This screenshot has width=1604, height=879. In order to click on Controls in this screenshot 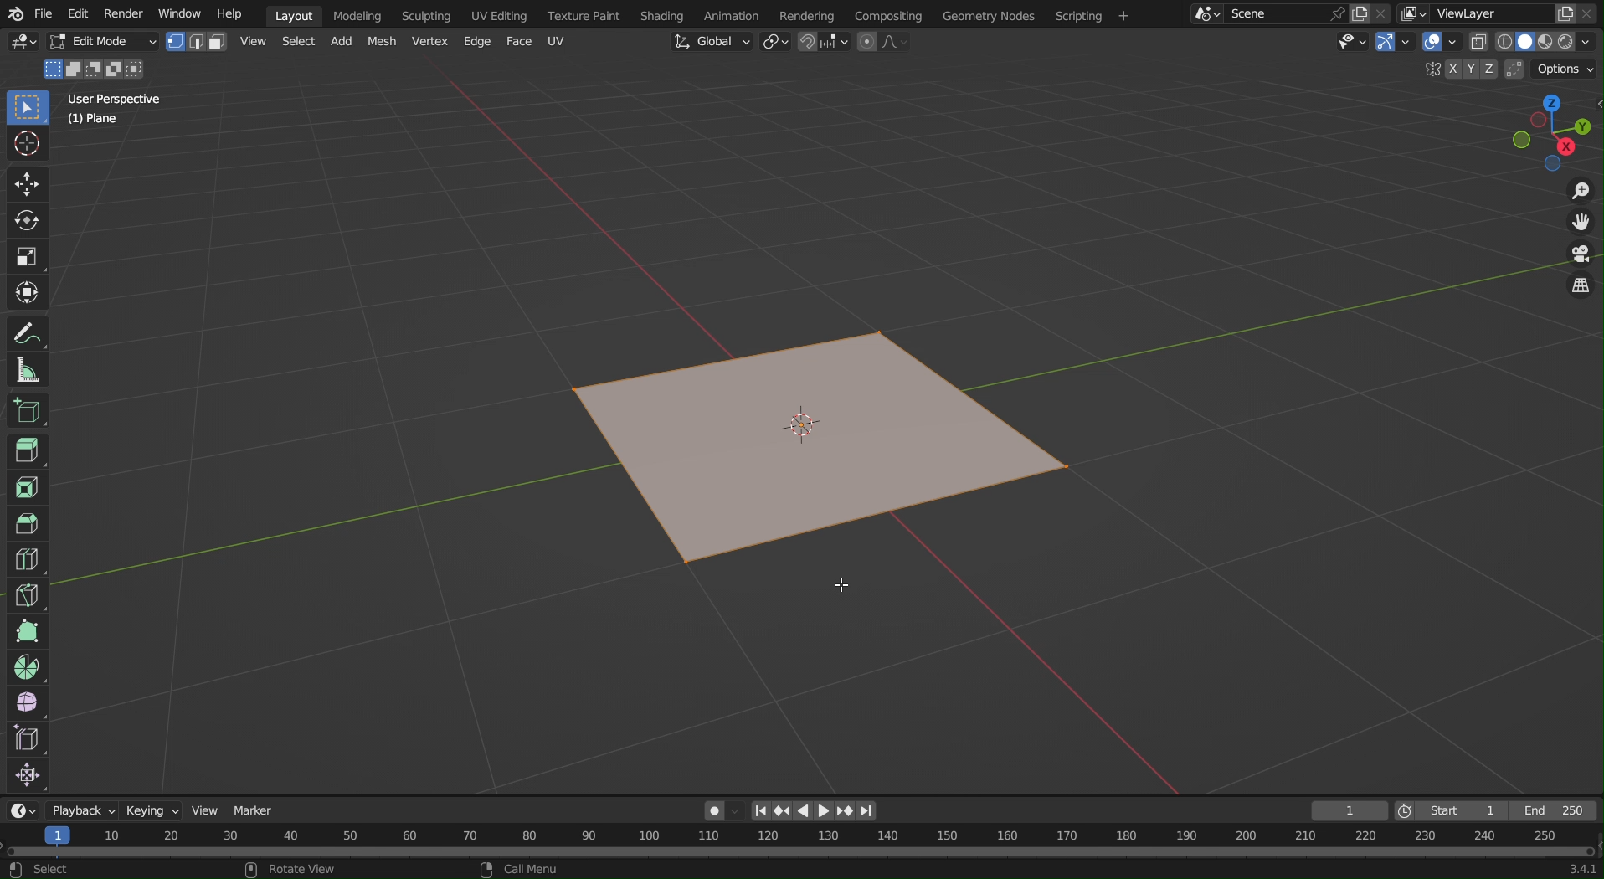, I will do `click(814, 811)`.